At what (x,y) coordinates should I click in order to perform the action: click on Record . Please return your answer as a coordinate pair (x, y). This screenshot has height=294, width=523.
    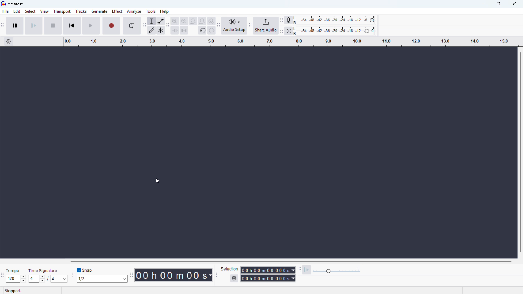
    Looking at the image, I should click on (111, 26).